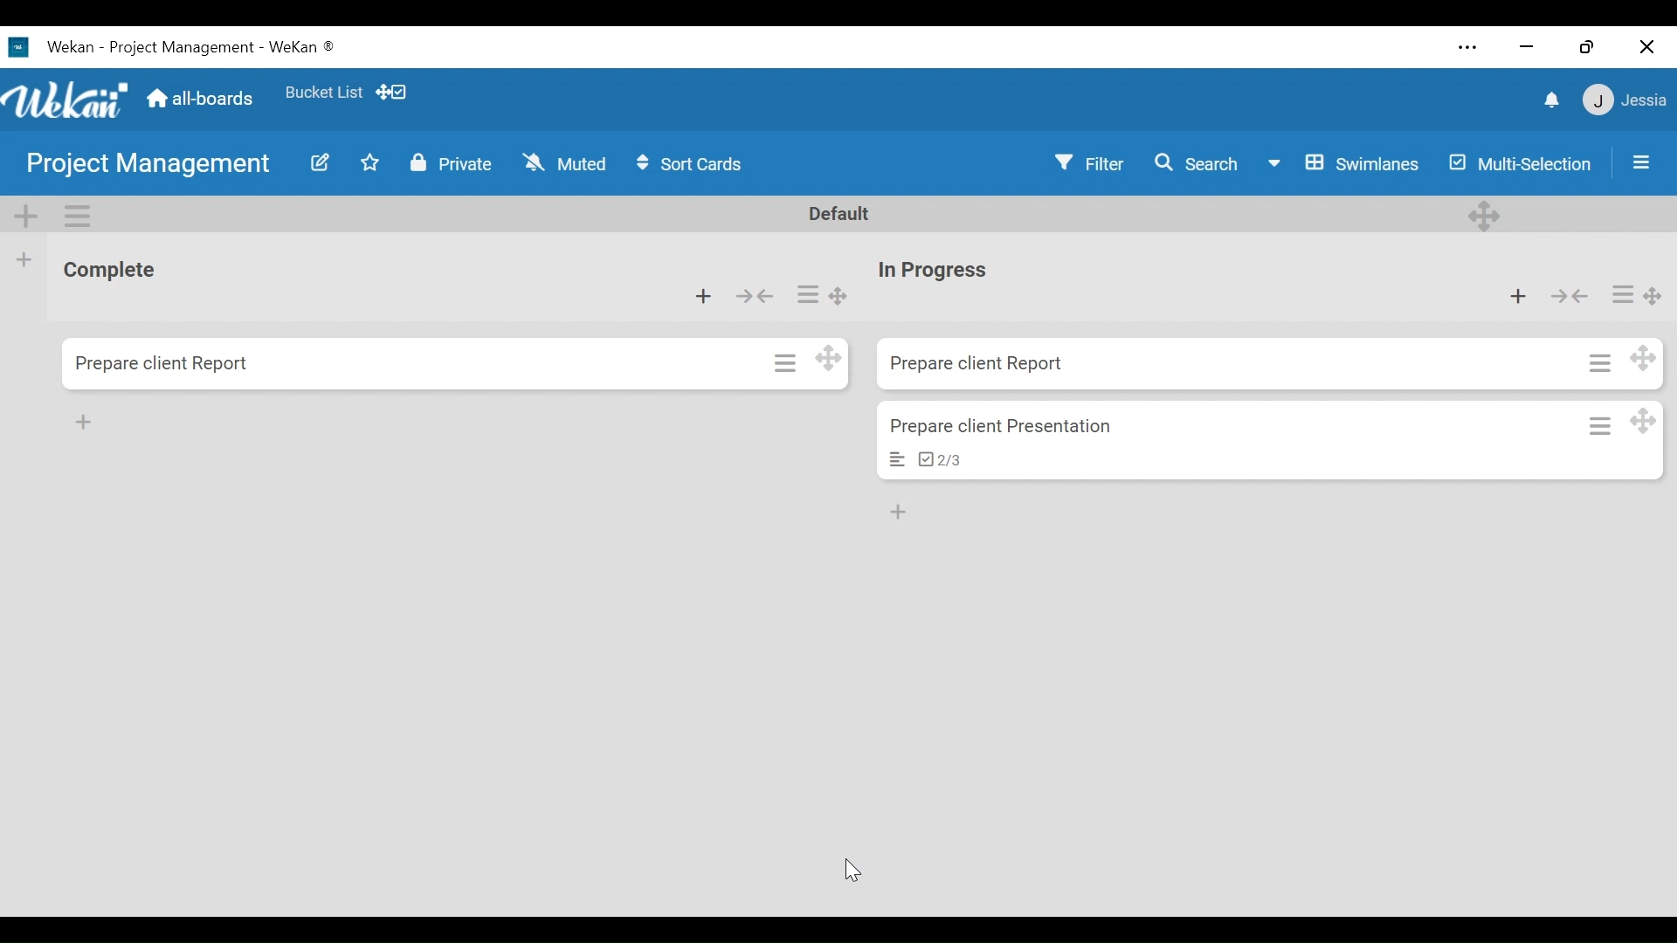  Describe the element at coordinates (900, 513) in the screenshot. I see `Add card to bottom of the list` at that location.